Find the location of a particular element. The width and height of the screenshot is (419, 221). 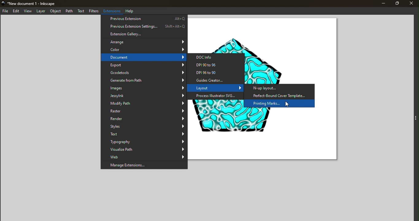

Layout is located at coordinates (216, 88).